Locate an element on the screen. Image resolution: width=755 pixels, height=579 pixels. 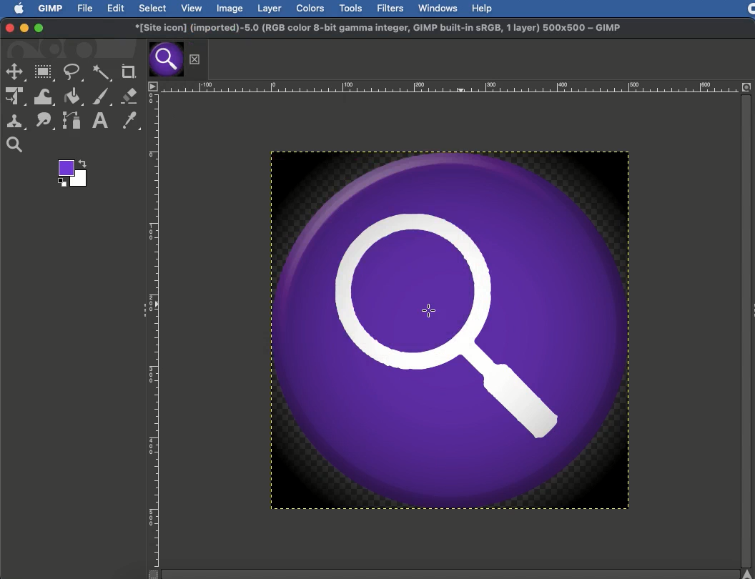
Edit is located at coordinates (117, 9).